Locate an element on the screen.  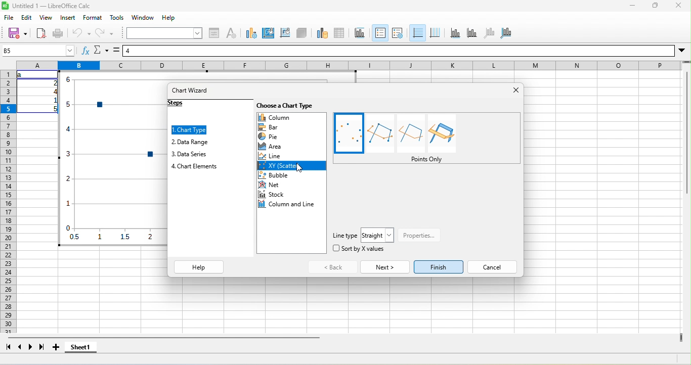
chart wizard is located at coordinates (190, 90).